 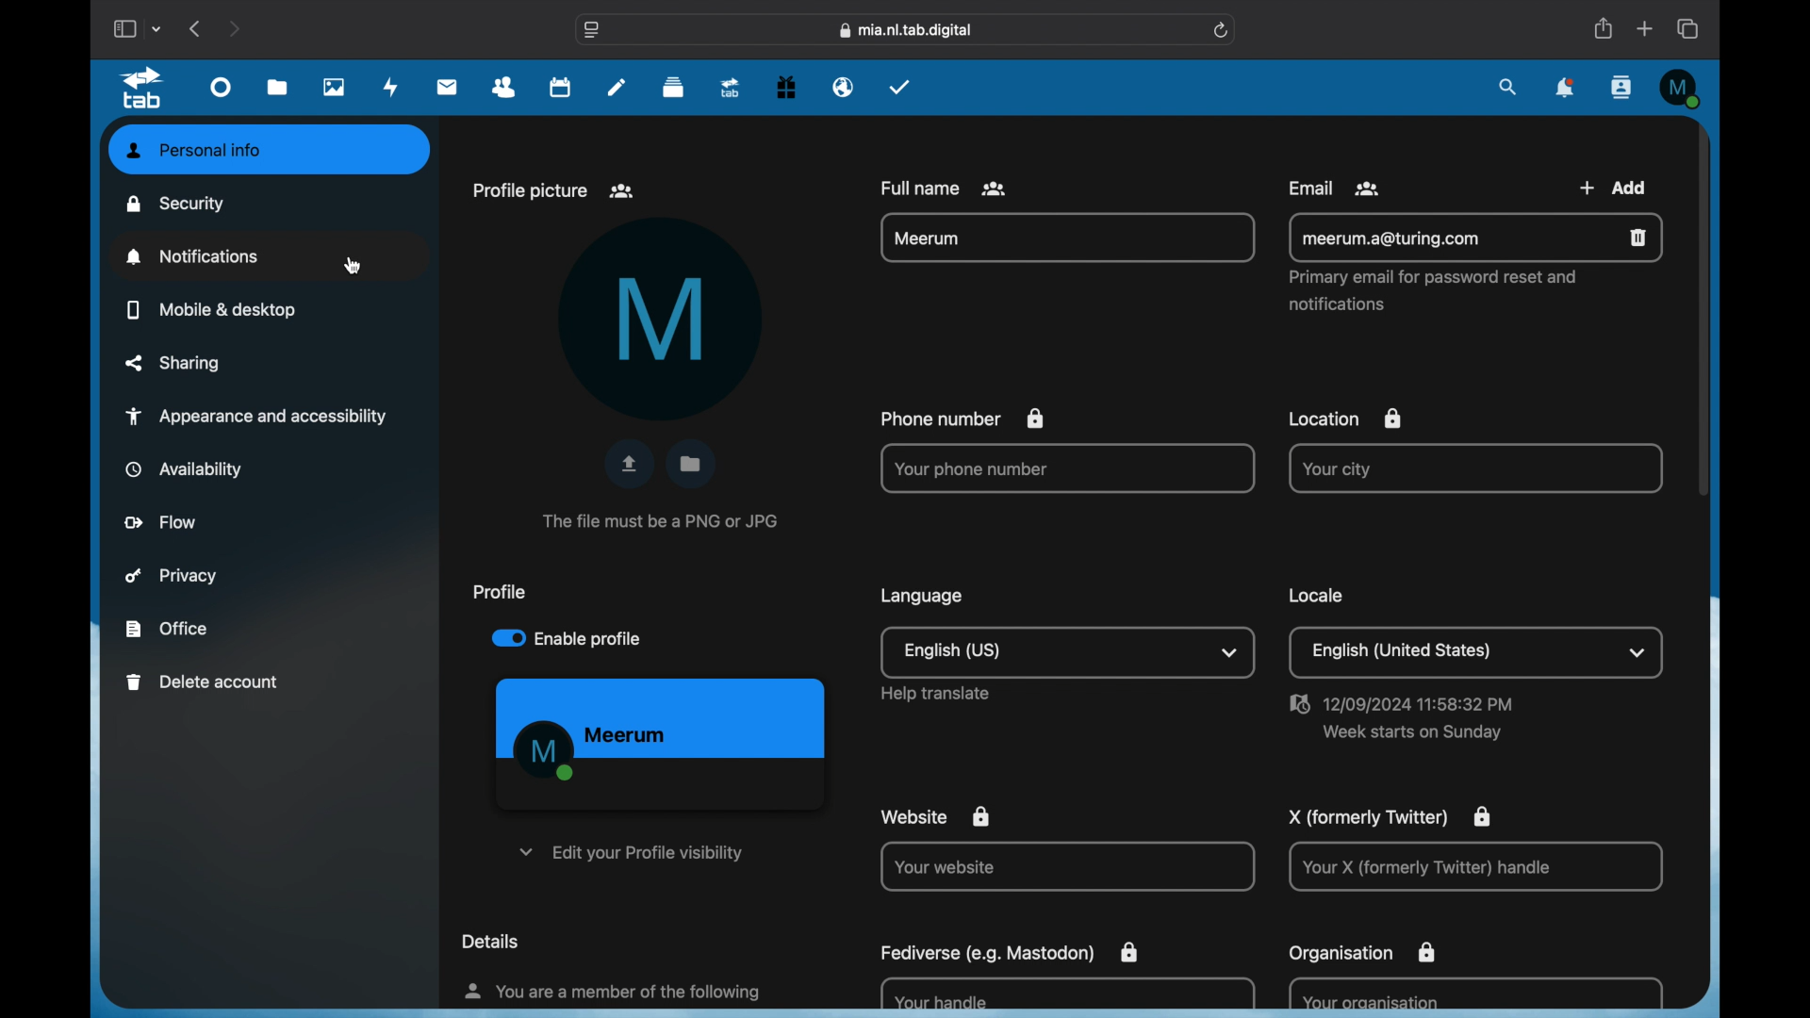 What do you see at coordinates (197, 28) in the screenshot?
I see `previous` at bounding box center [197, 28].